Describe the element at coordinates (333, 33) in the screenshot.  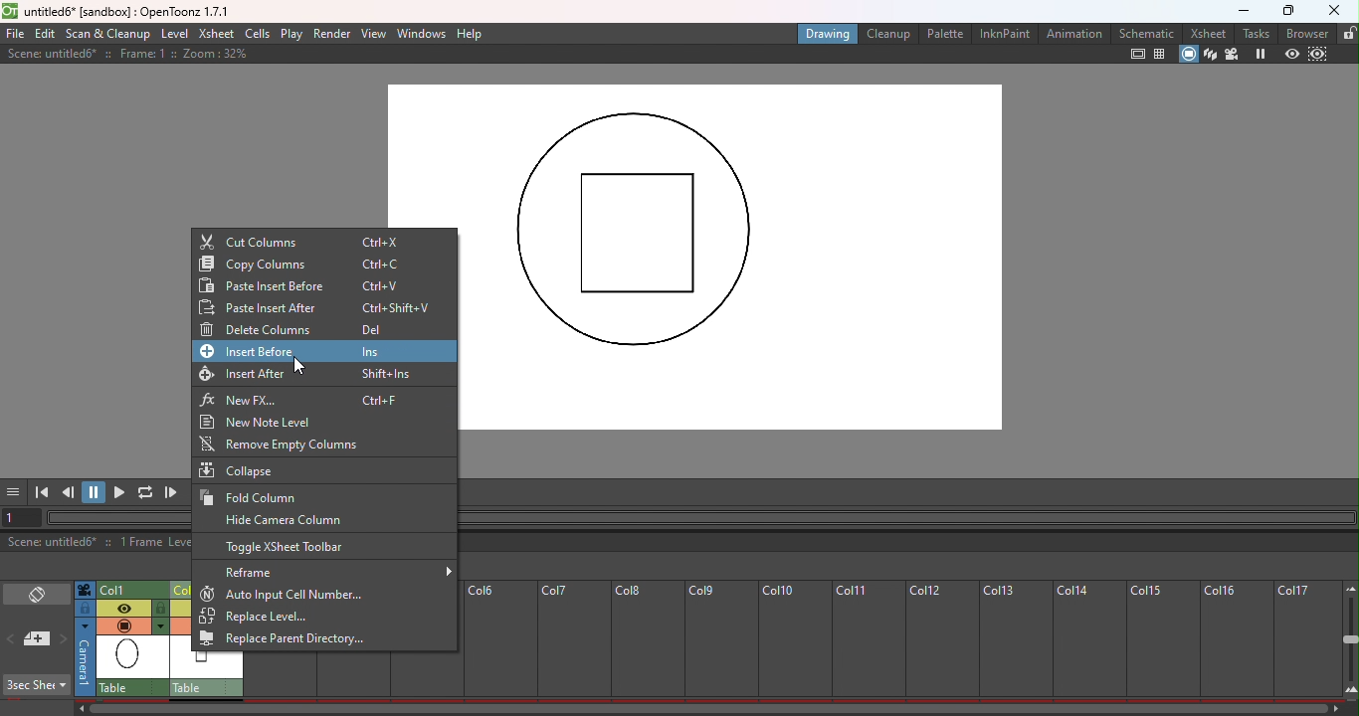
I see `Render` at that location.